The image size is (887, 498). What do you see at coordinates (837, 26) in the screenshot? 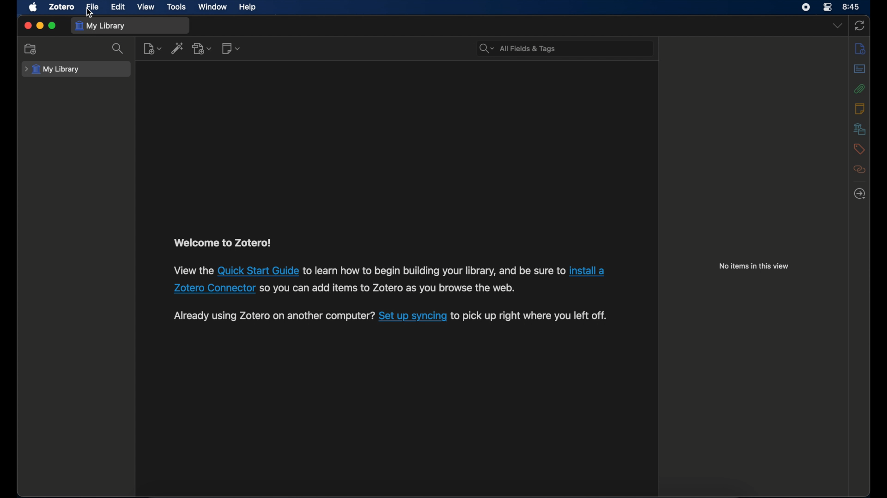
I see `dropdown` at bounding box center [837, 26].